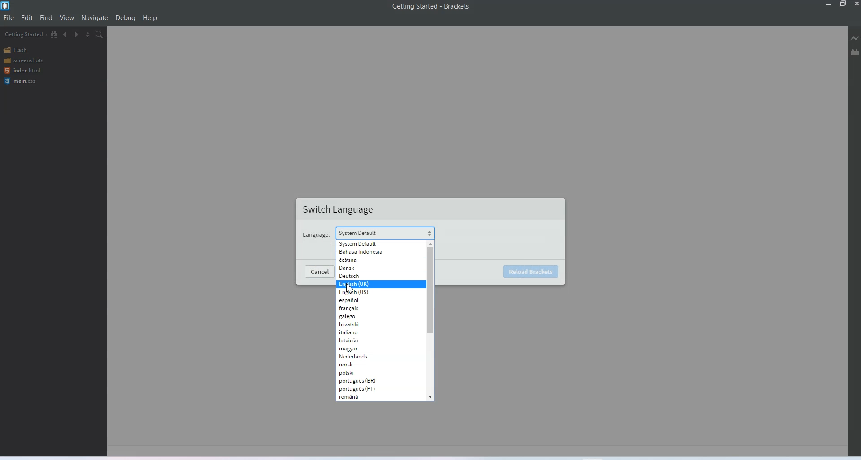 This screenshot has width=861, height=460. I want to click on Close, so click(856, 4).